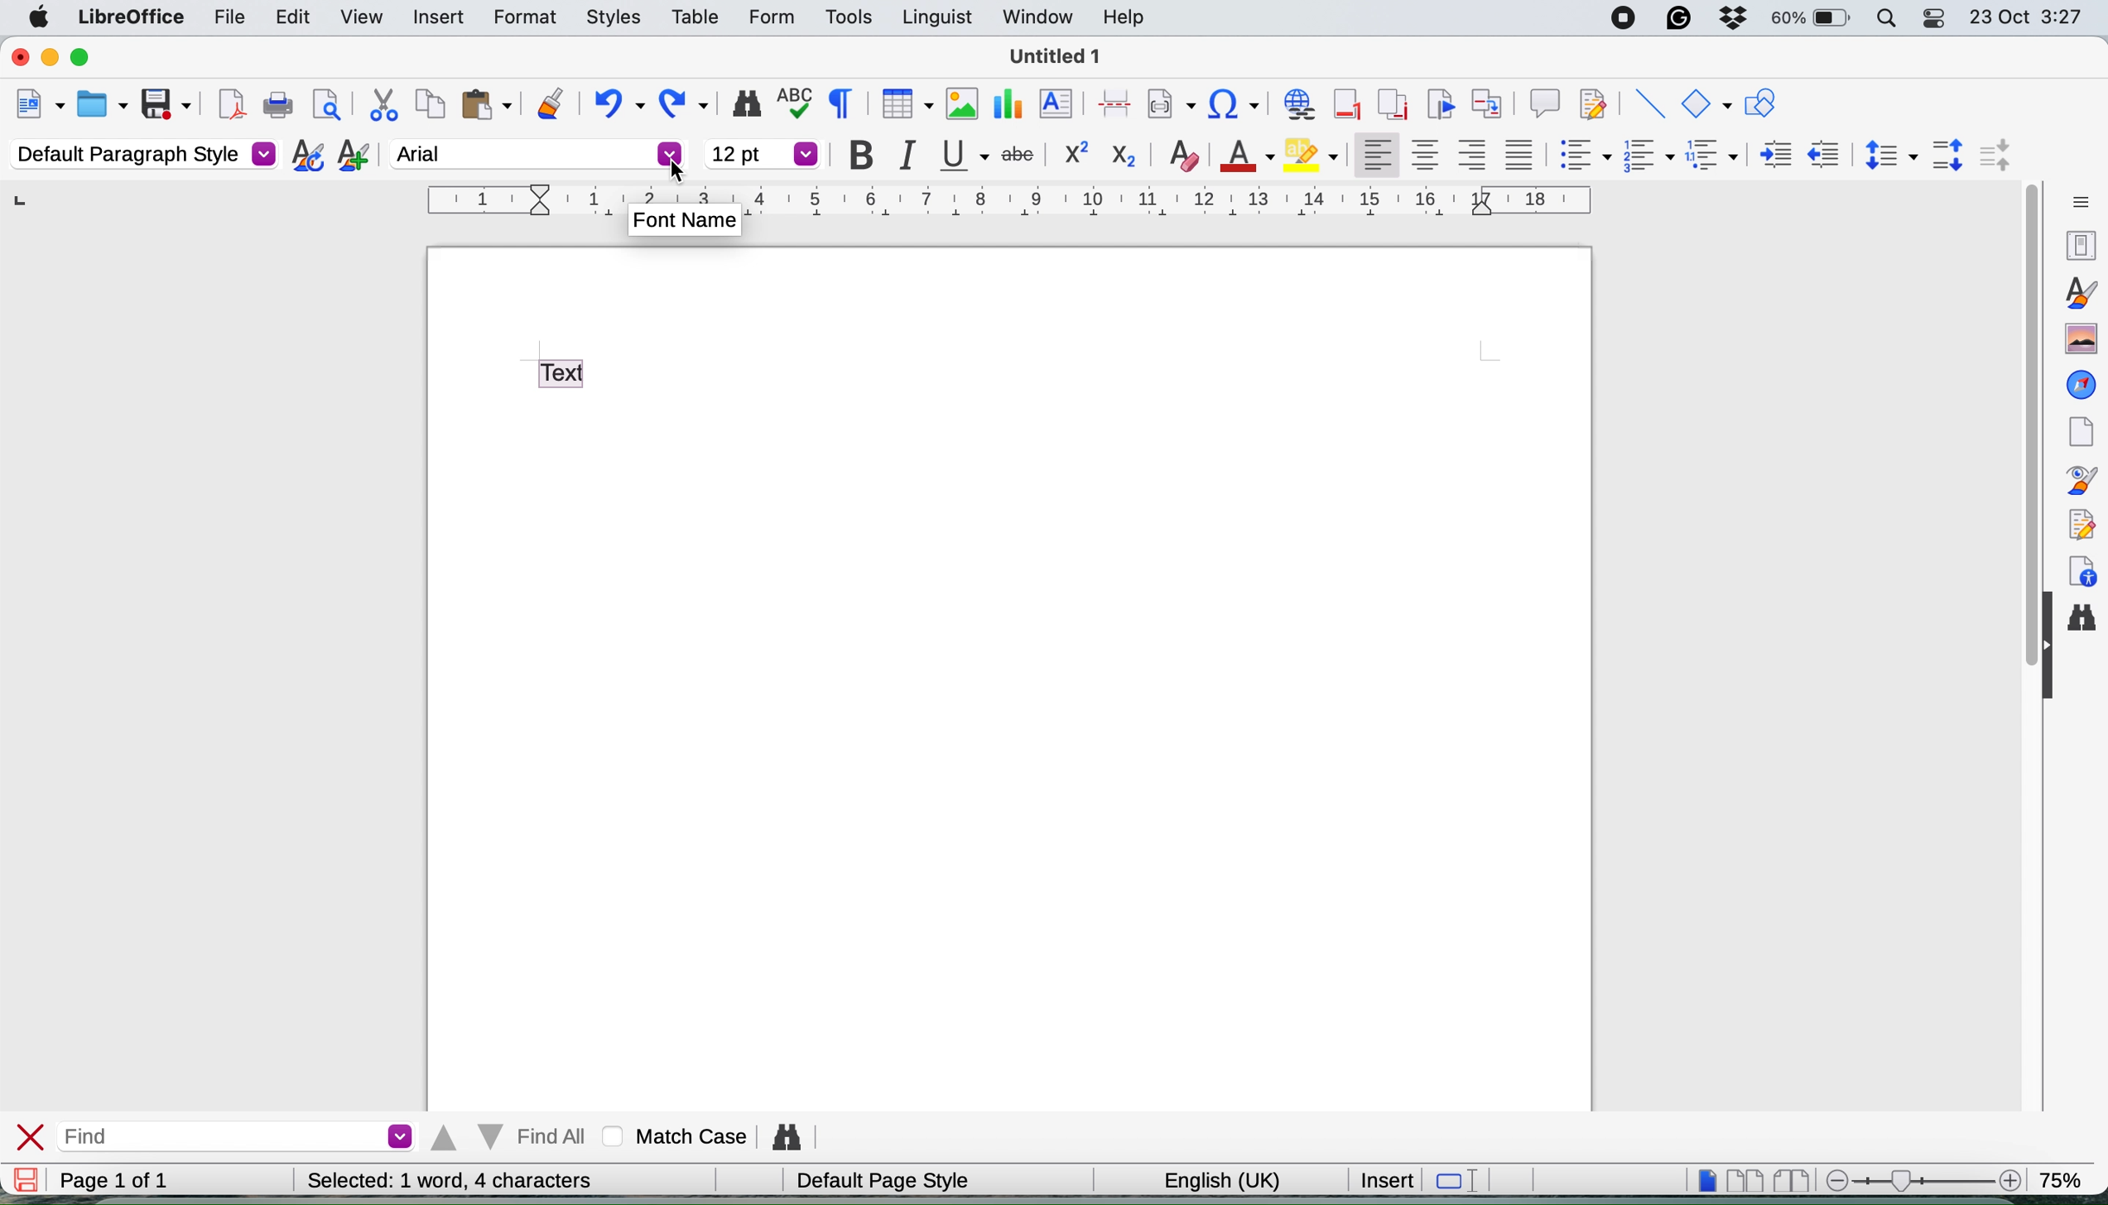  What do you see at coordinates (1454, 1179) in the screenshot?
I see `standard selection` at bounding box center [1454, 1179].